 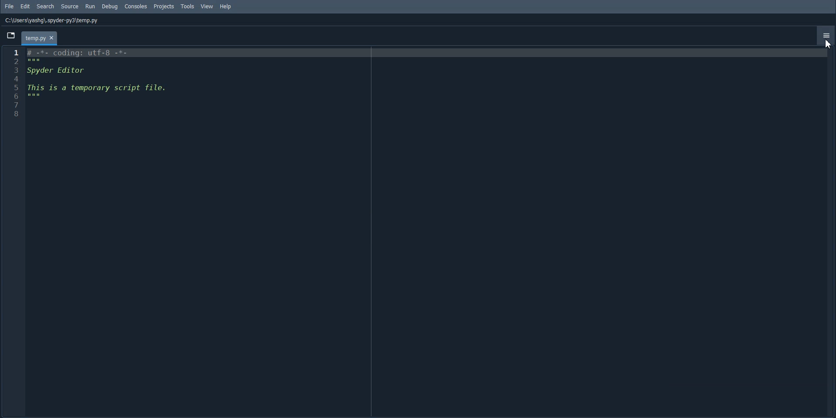 I want to click on Edit, so click(x=25, y=6).